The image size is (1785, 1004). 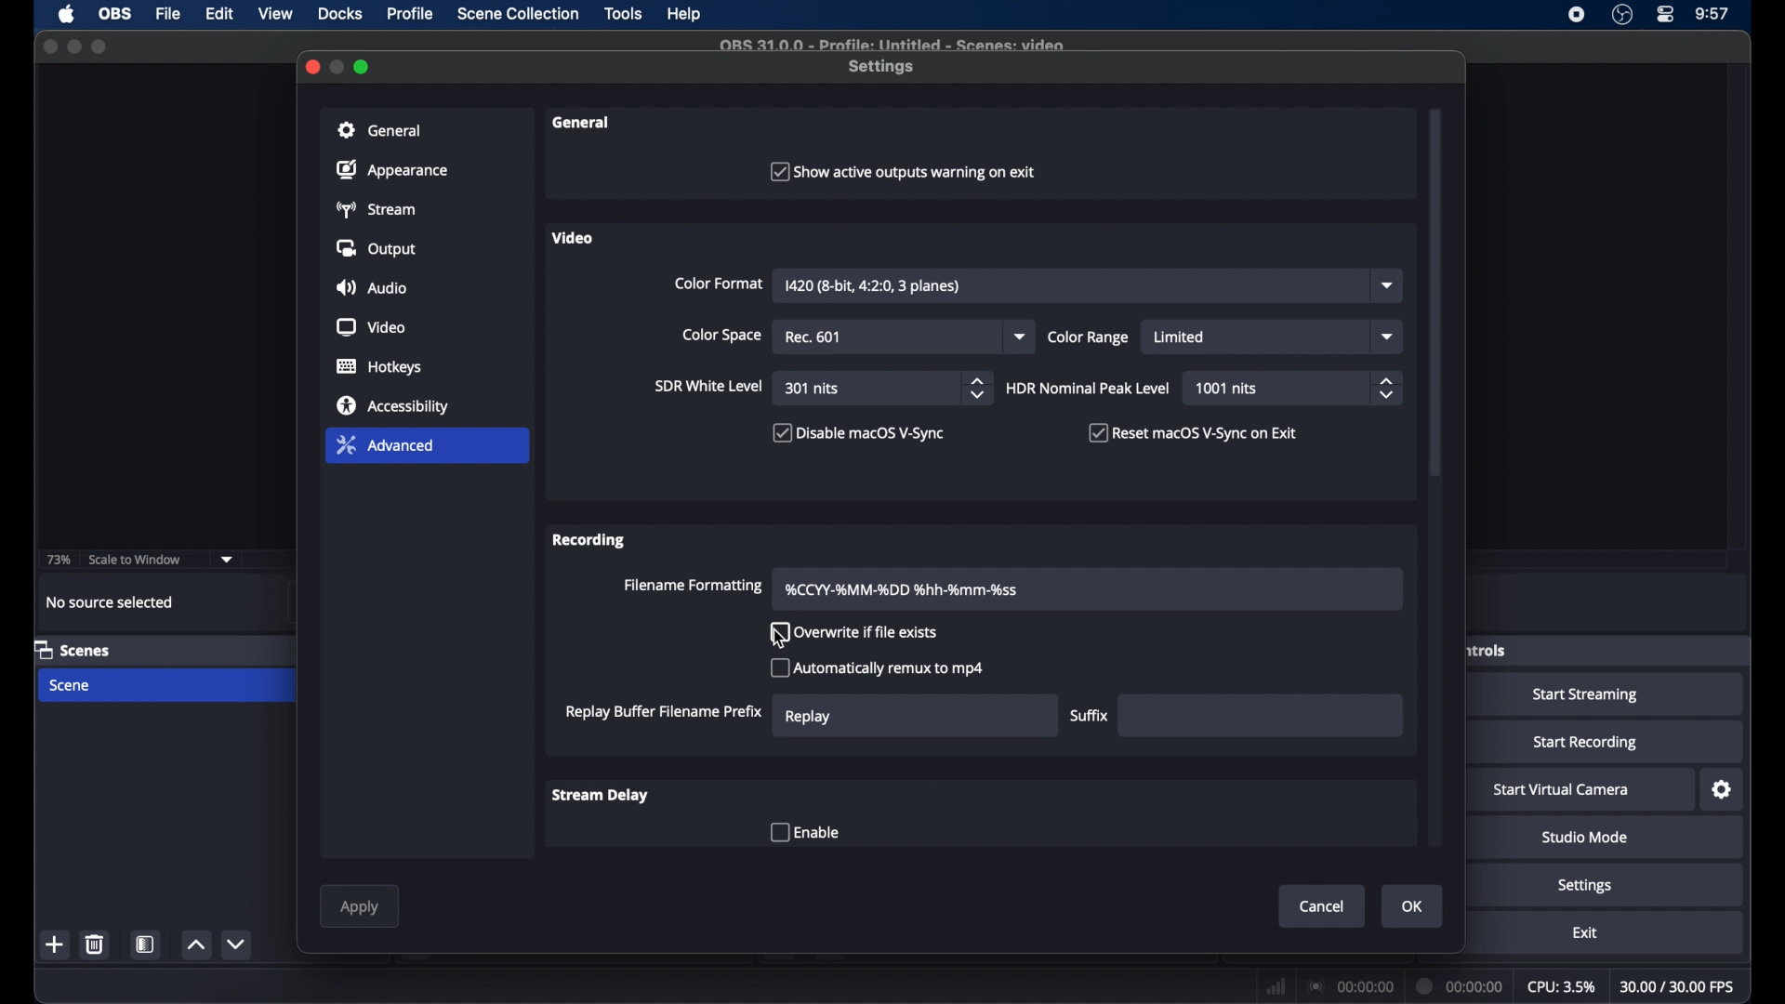 What do you see at coordinates (878, 667) in the screenshot?
I see `automatically remix to mp4` at bounding box center [878, 667].